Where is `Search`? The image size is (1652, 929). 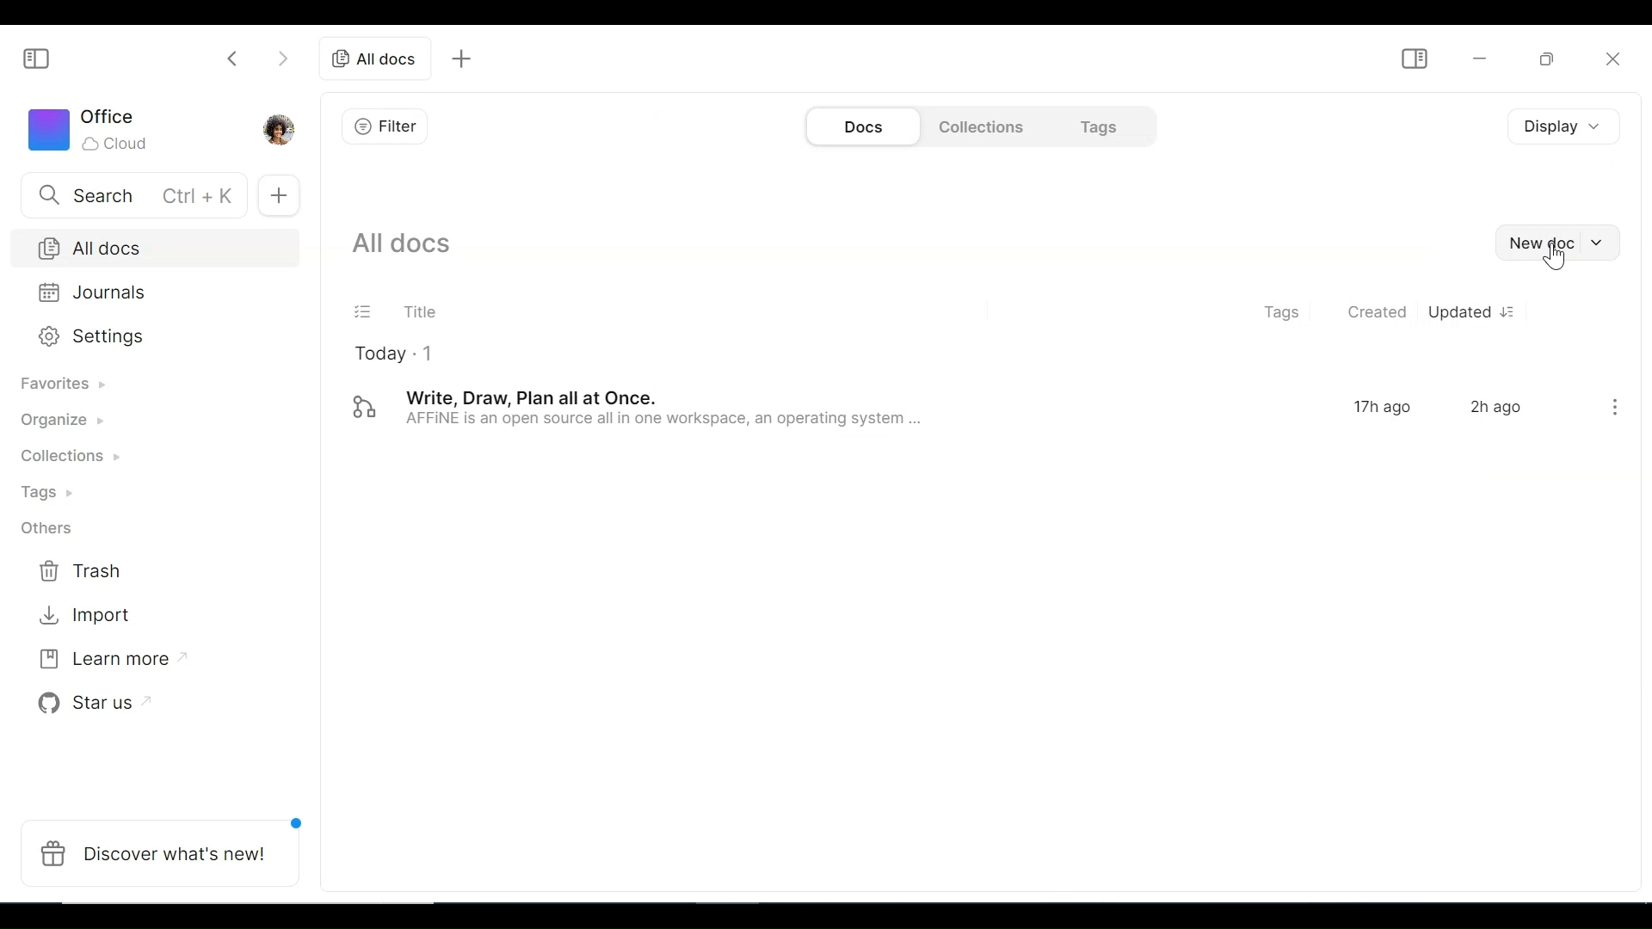
Search is located at coordinates (130, 196).